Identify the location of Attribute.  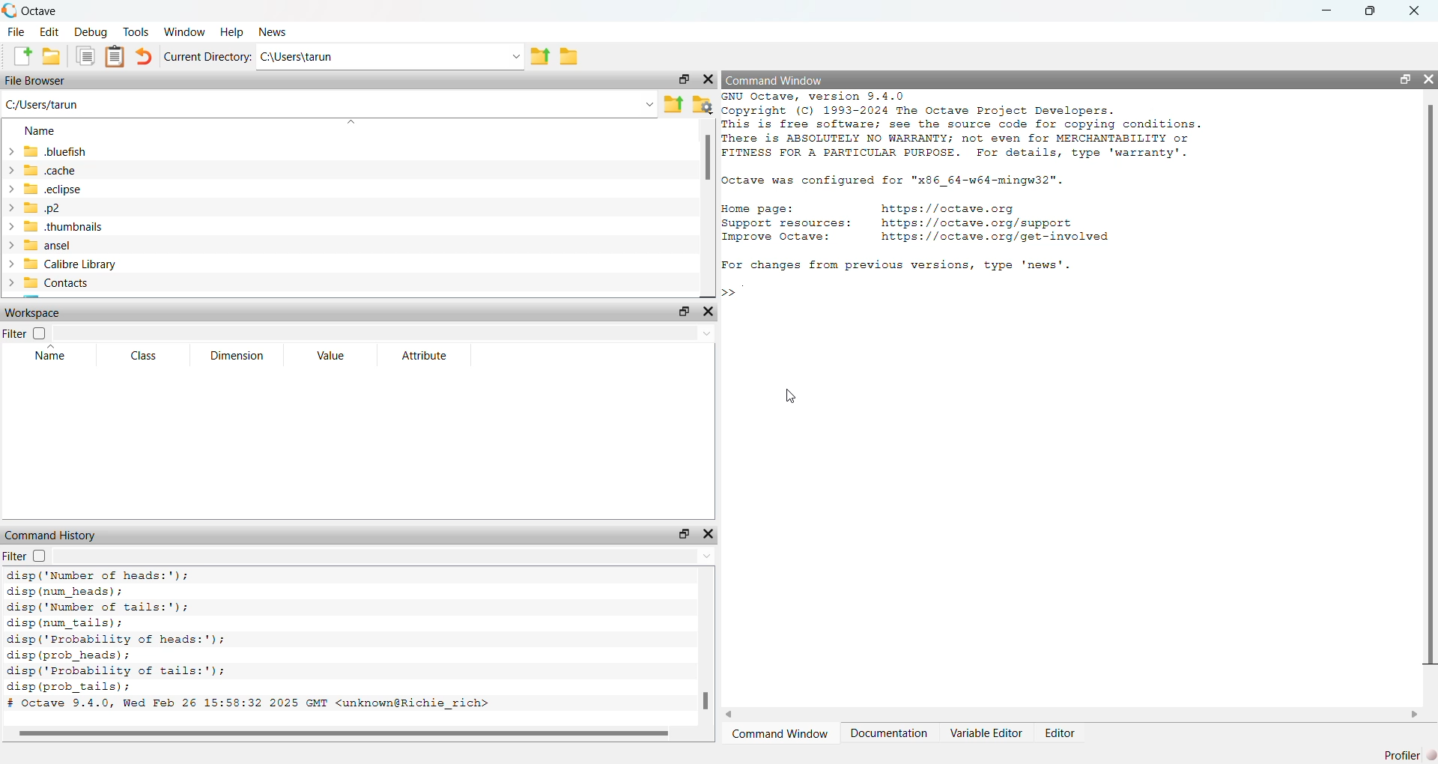
(422, 357).